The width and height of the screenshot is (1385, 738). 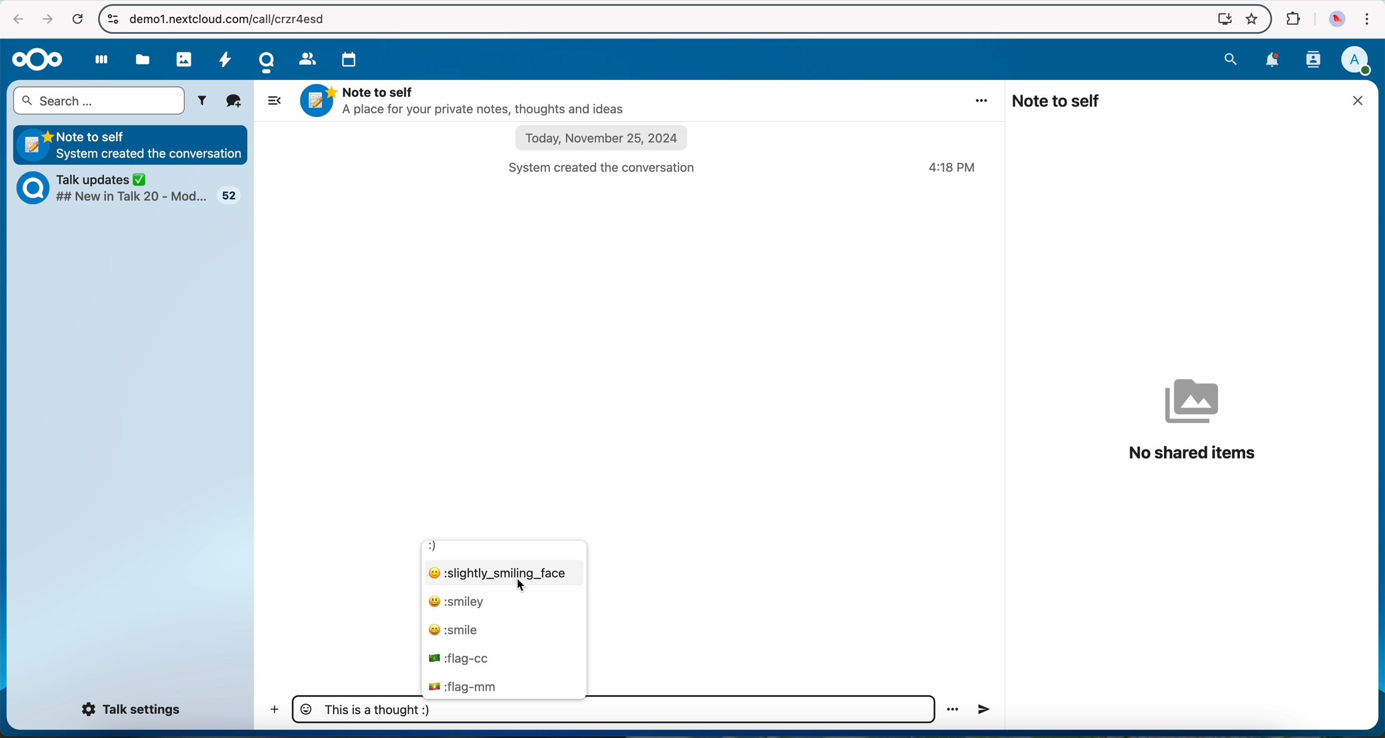 I want to click on notifications, so click(x=1275, y=62).